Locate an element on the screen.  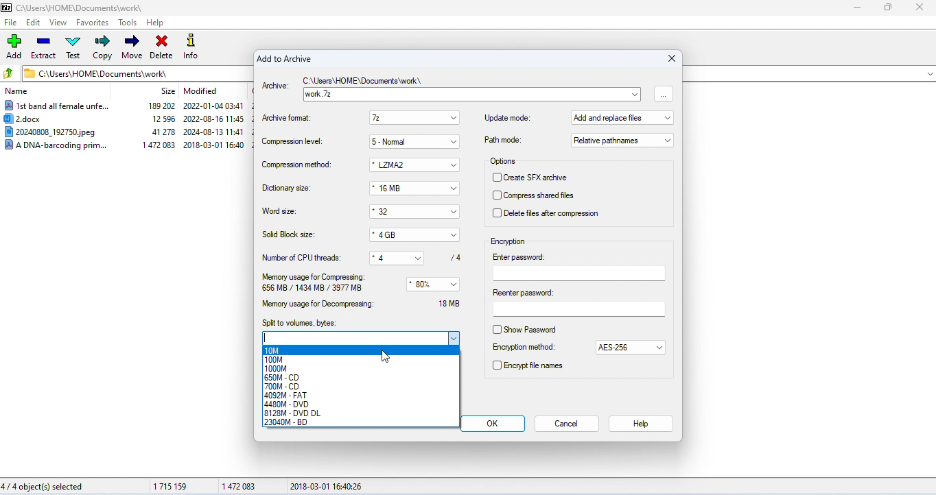
view is located at coordinates (58, 23).